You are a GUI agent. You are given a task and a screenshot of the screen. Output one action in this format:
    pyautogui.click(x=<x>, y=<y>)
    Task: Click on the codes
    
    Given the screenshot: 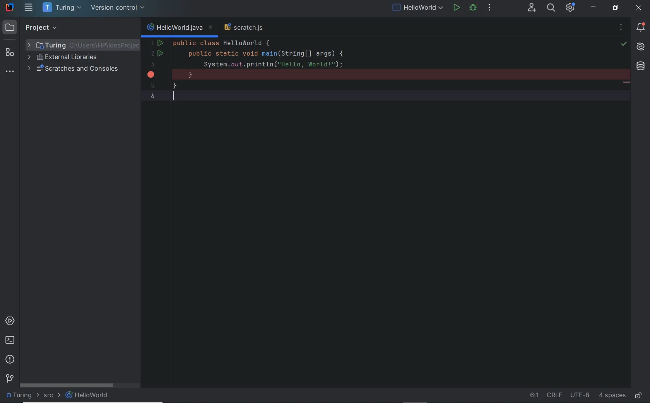 What is the action you would take?
    pyautogui.click(x=366, y=71)
    